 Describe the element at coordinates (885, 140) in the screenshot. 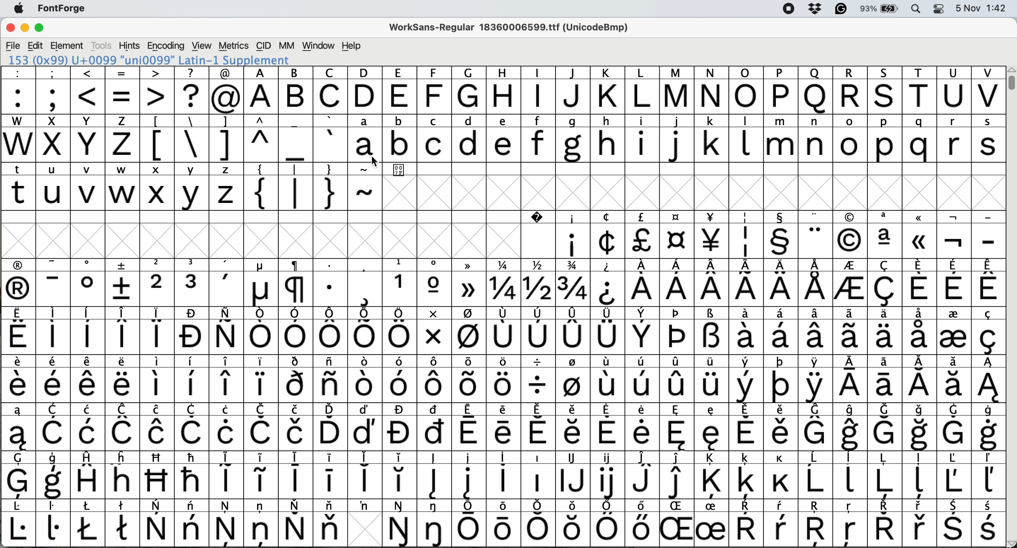

I see `p` at that location.